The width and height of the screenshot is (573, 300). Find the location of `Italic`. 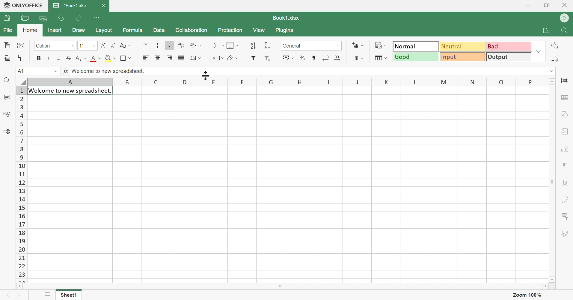

Italic is located at coordinates (49, 57).